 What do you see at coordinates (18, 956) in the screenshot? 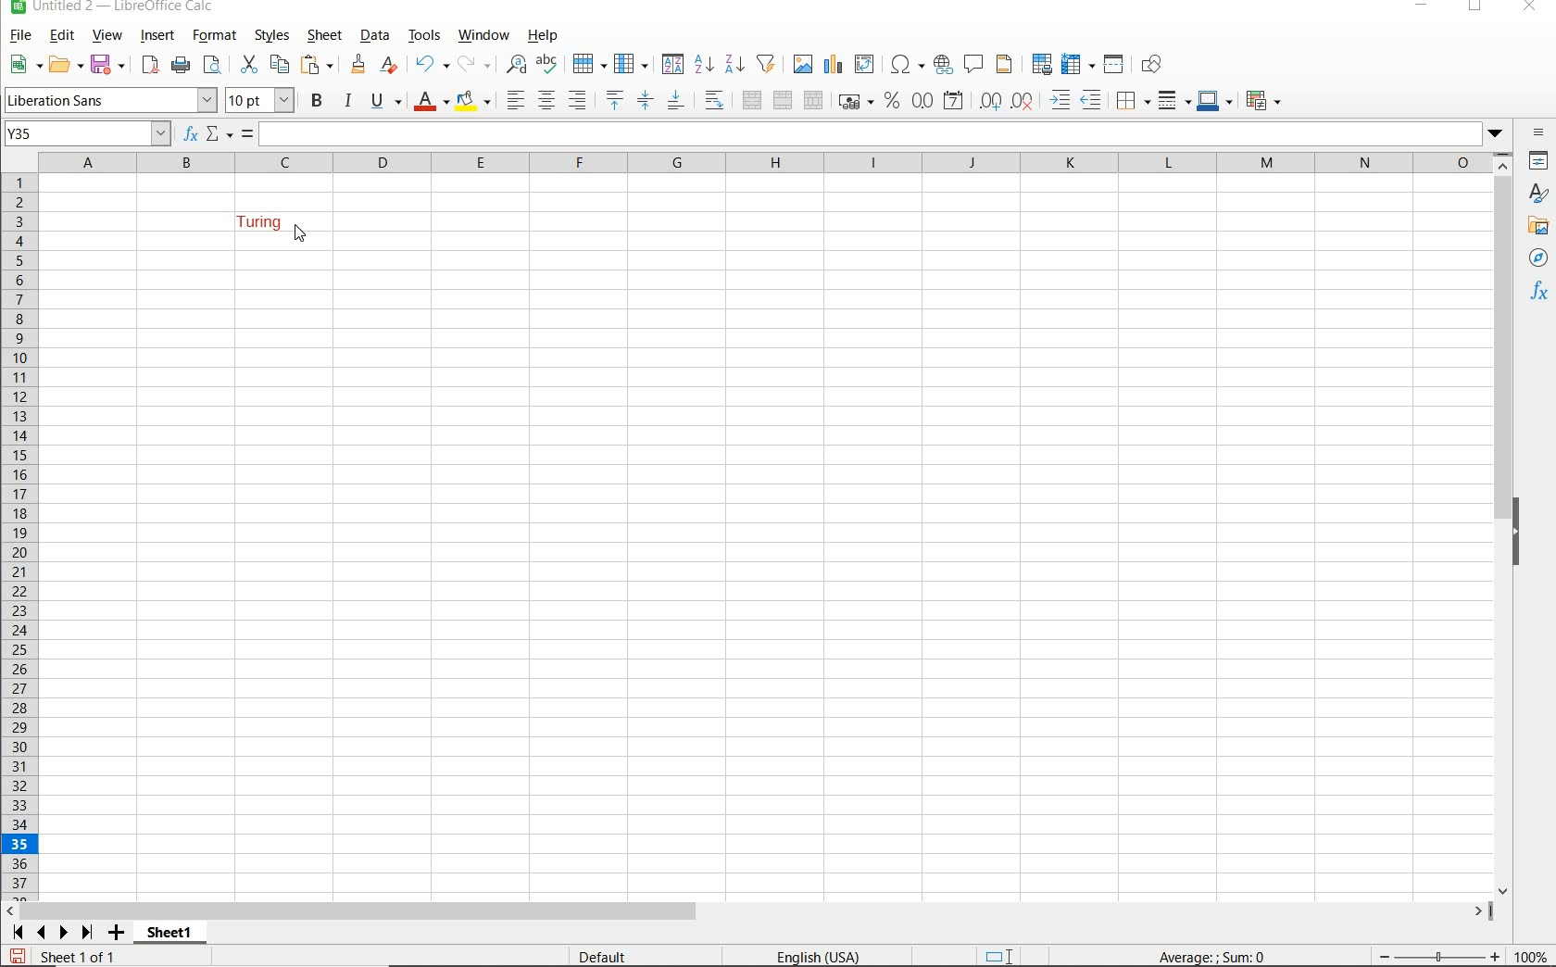
I see `SAVE` at bounding box center [18, 956].